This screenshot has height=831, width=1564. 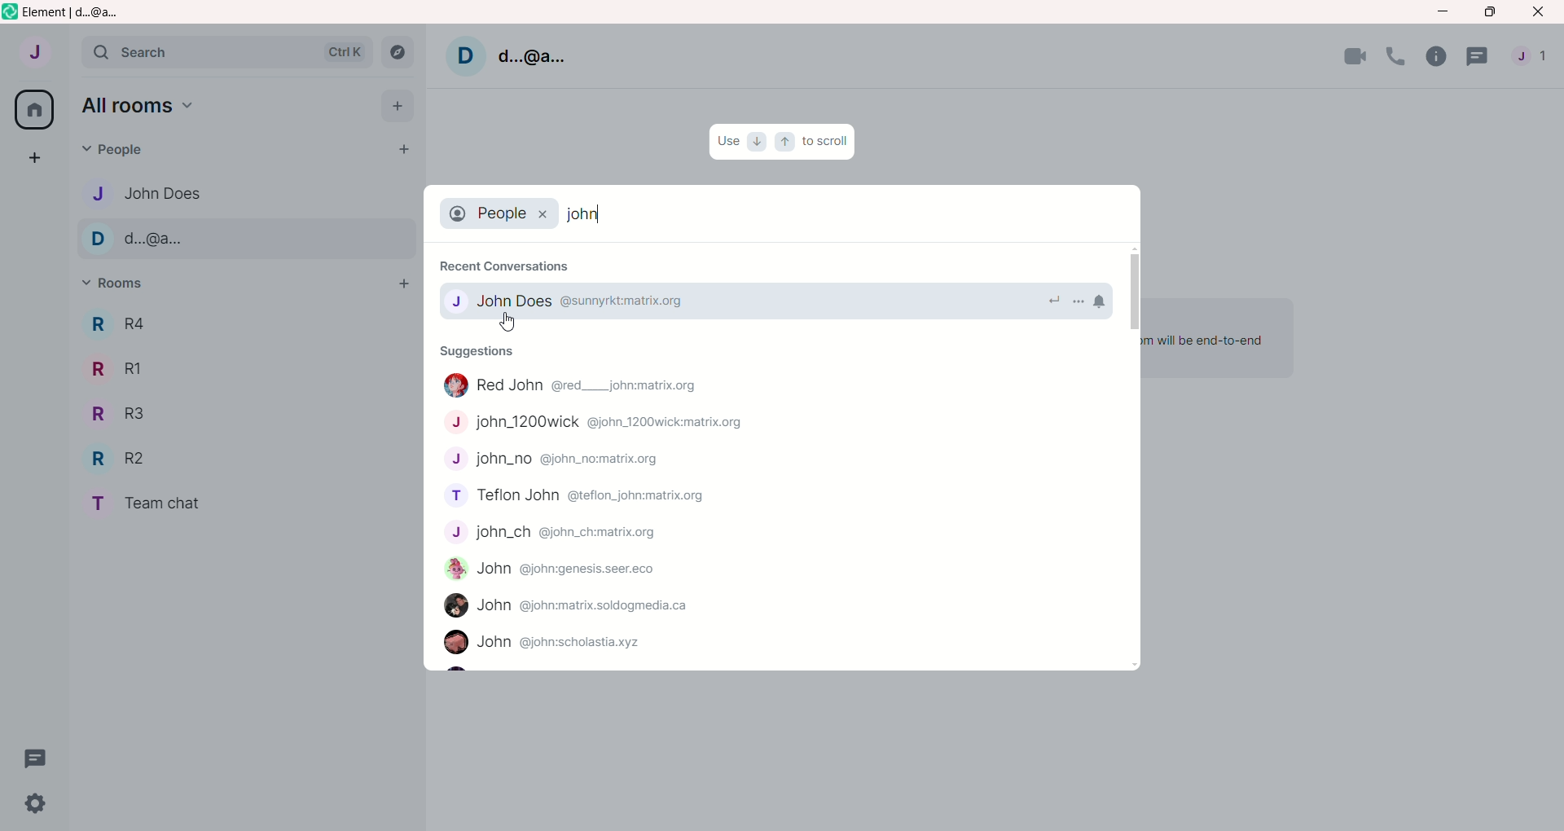 I want to click on vertical scroll bar, so click(x=1131, y=460).